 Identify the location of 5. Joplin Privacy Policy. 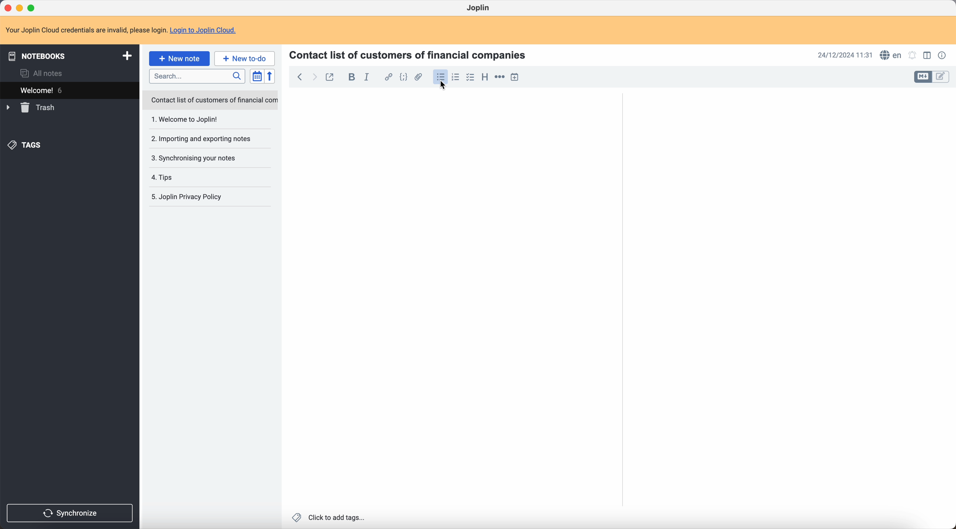
(191, 197).